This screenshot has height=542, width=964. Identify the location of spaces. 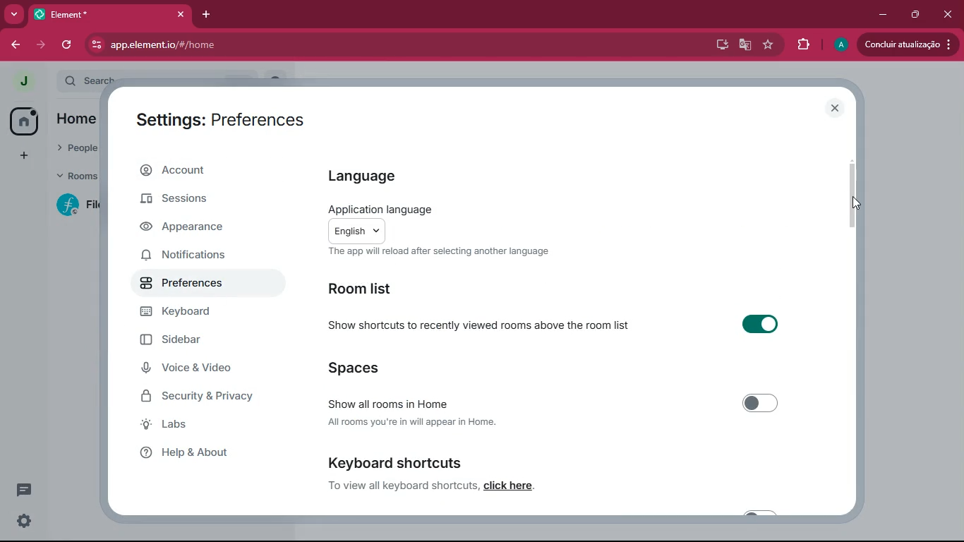
(374, 368).